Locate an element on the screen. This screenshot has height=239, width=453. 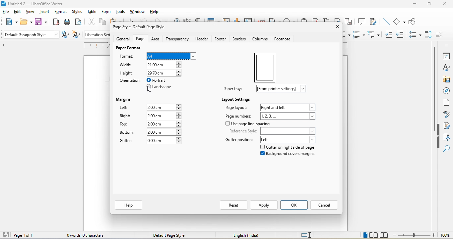
English (India) is located at coordinates (246, 236).